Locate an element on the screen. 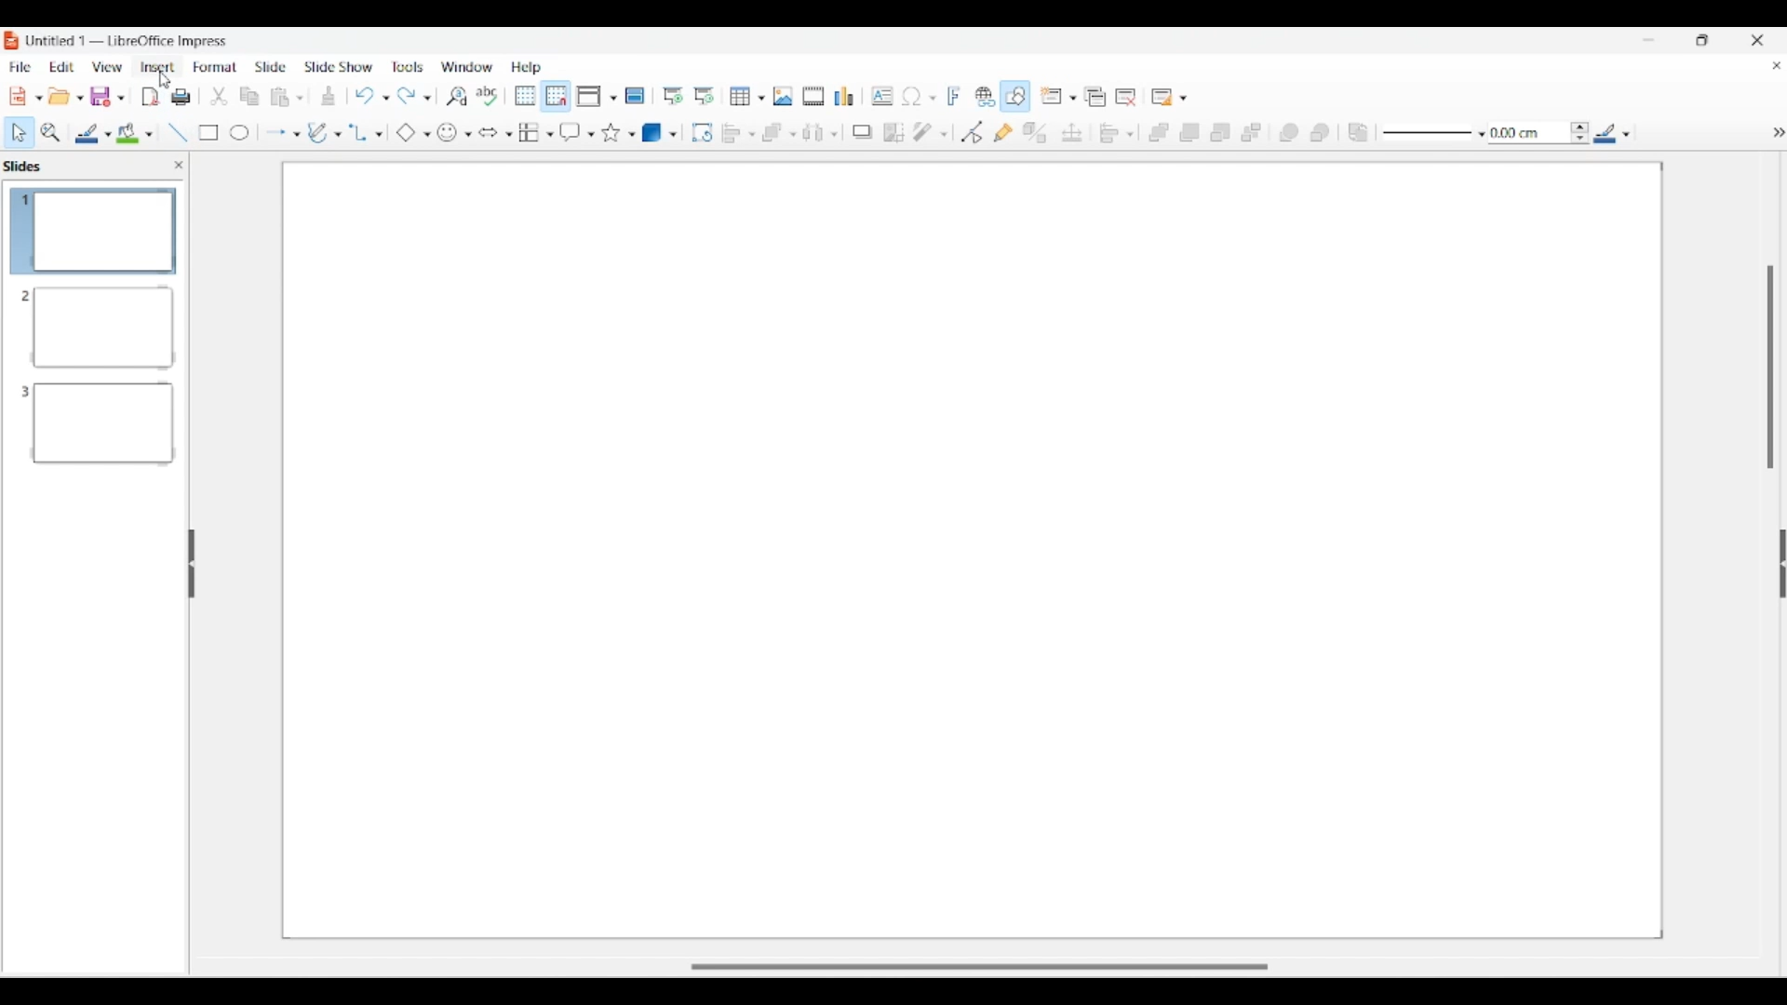 Image resolution: width=1787 pixels, height=1005 pixels. Callout shape options is located at coordinates (577, 132).